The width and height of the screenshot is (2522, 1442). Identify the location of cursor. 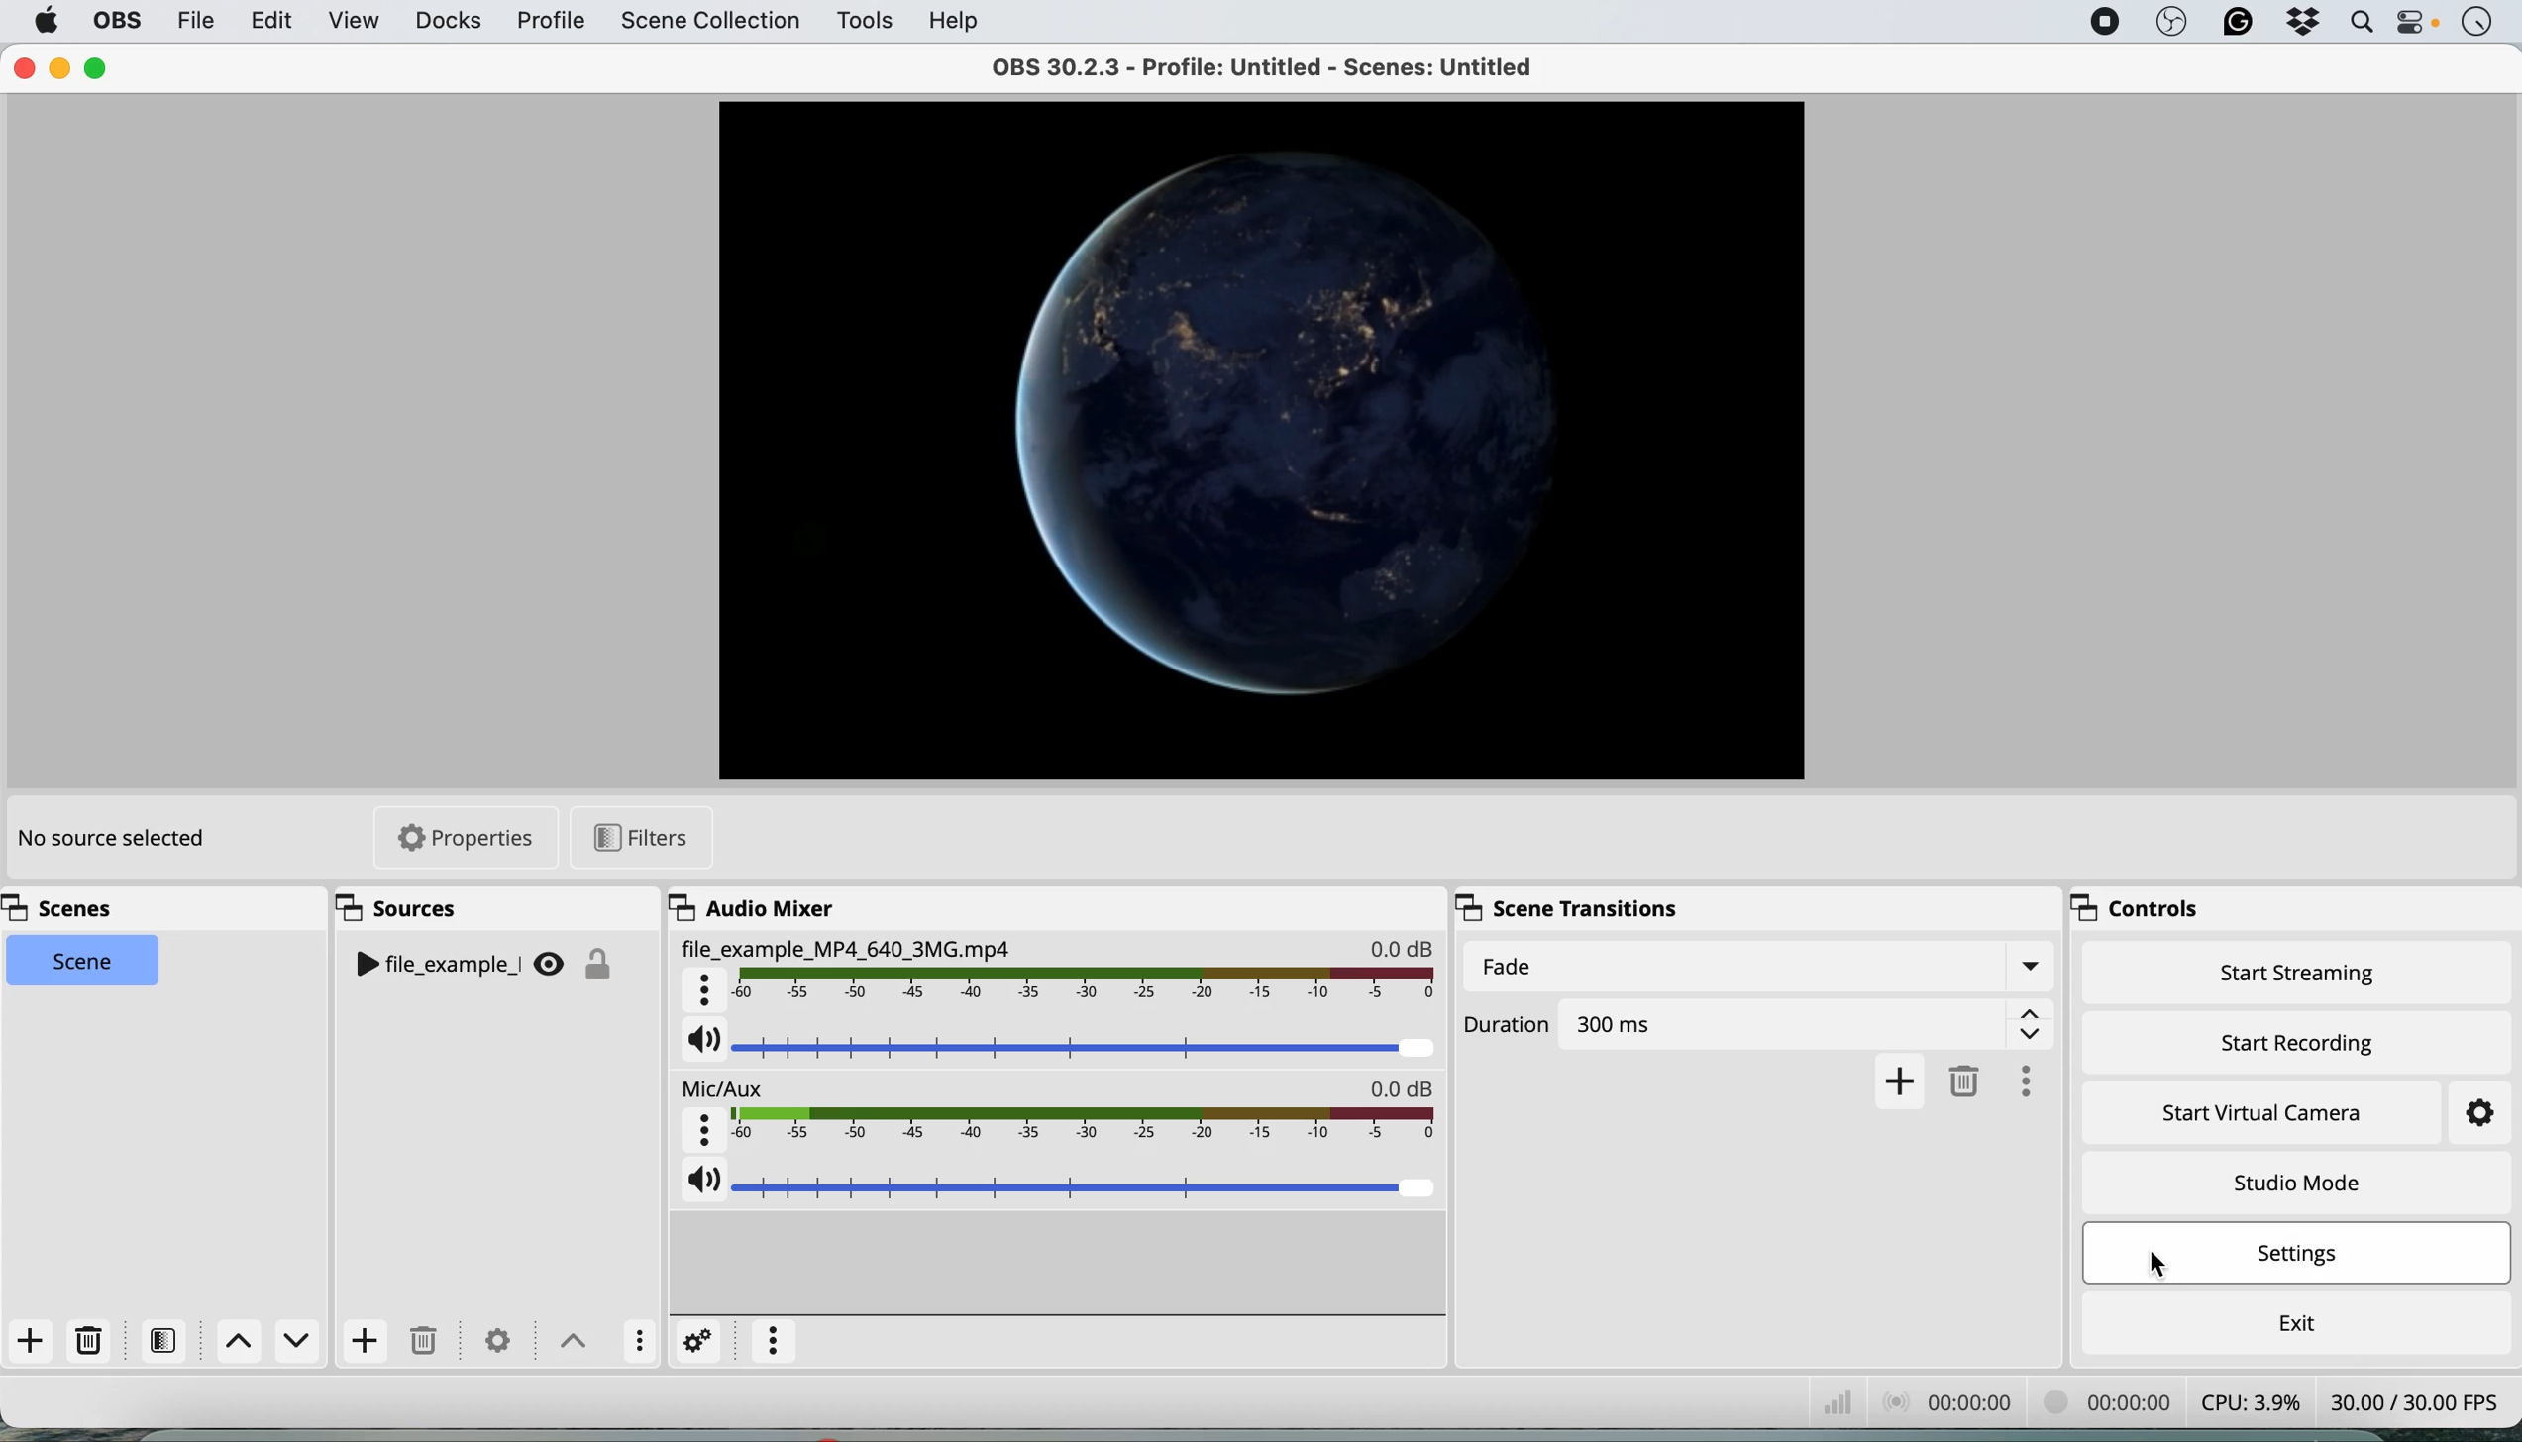
(2165, 1259).